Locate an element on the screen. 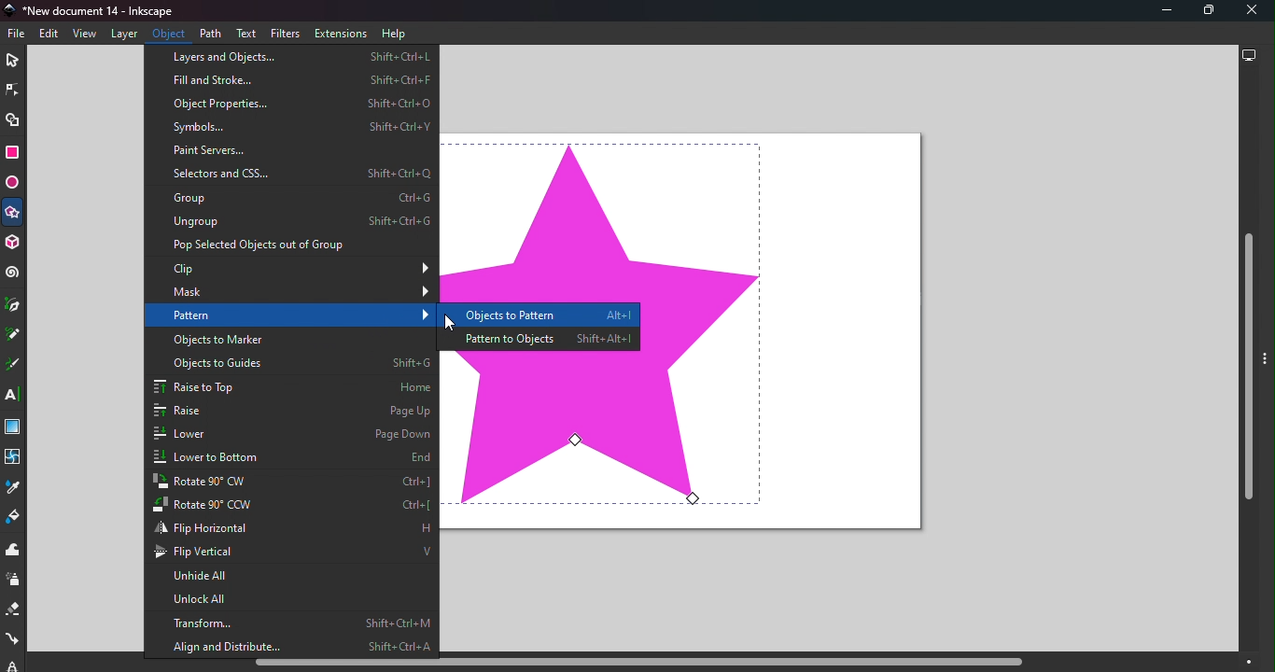  Object is located at coordinates (168, 35).